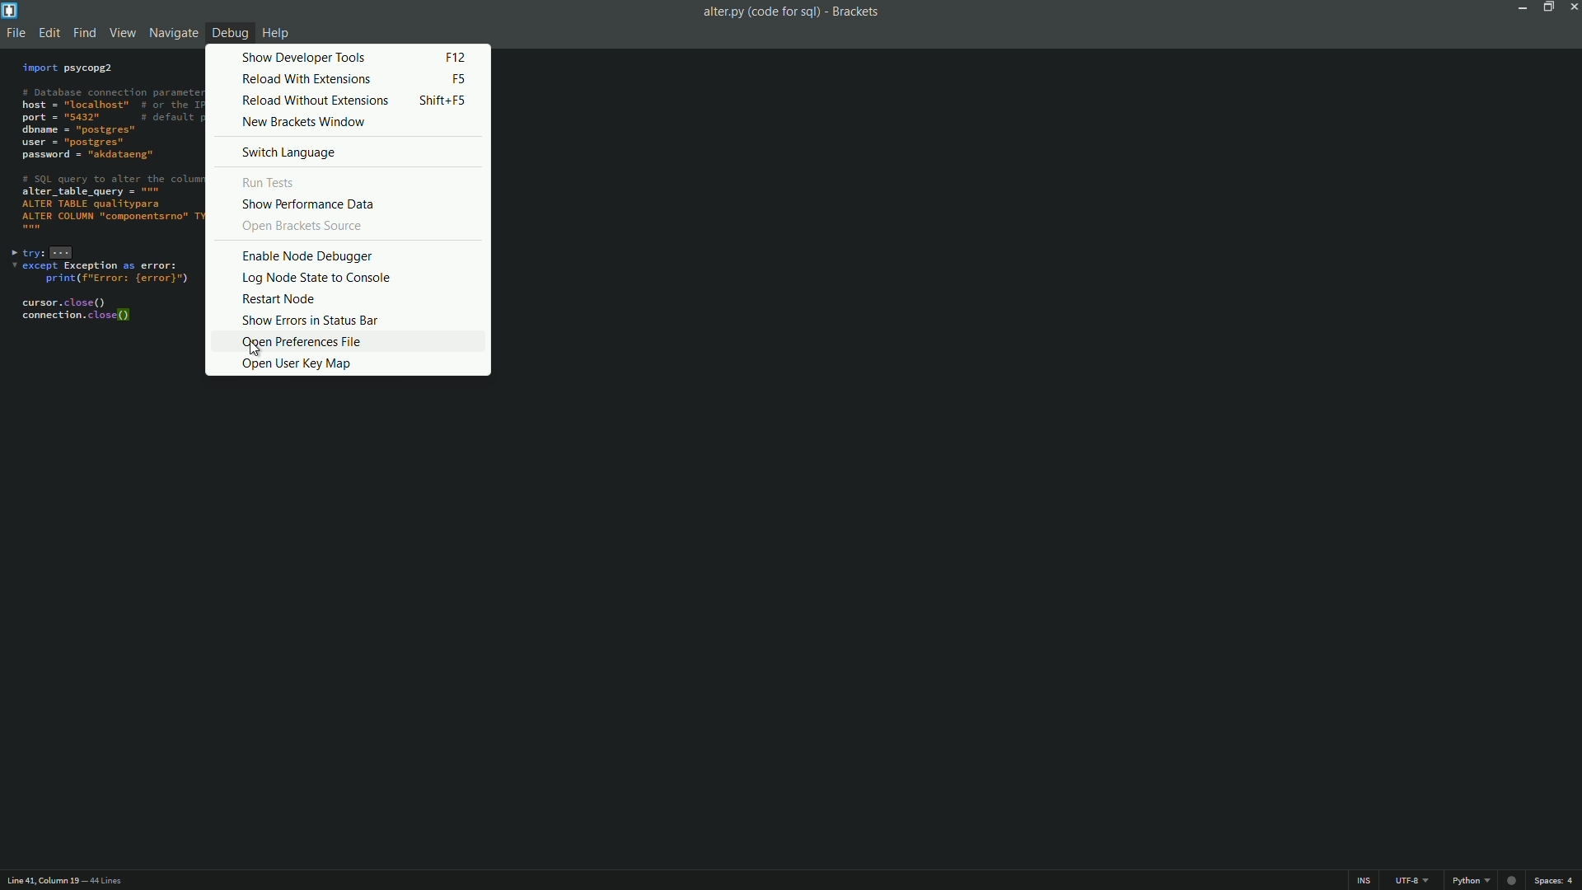 Image resolution: width=1582 pixels, height=890 pixels. Describe the element at coordinates (229, 32) in the screenshot. I see `debug menu` at that location.